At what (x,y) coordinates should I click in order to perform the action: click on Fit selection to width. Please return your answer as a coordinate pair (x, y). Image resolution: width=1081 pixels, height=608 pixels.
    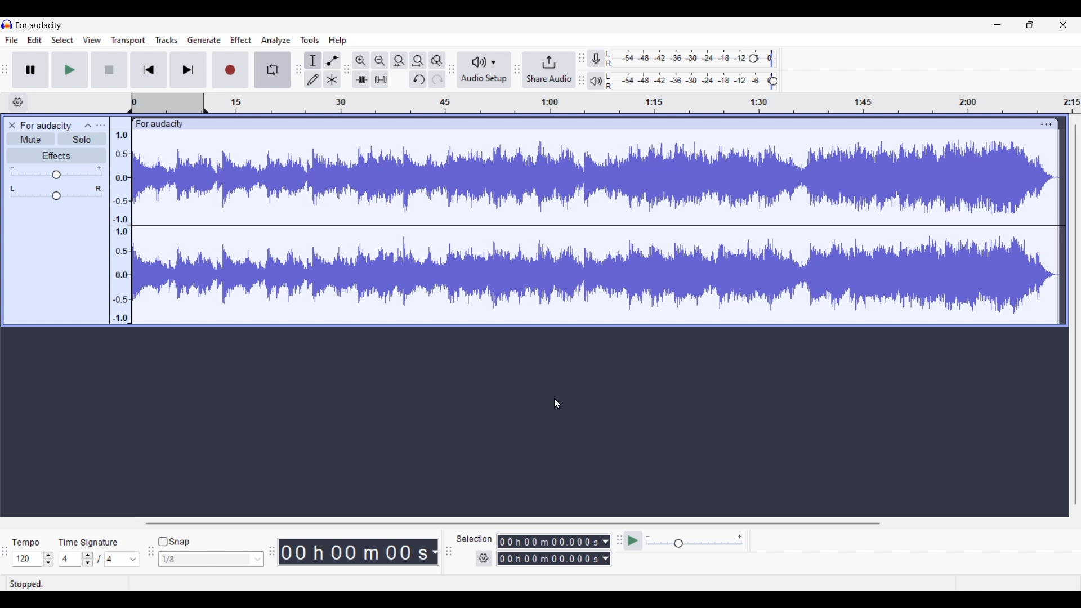
    Looking at the image, I should click on (399, 60).